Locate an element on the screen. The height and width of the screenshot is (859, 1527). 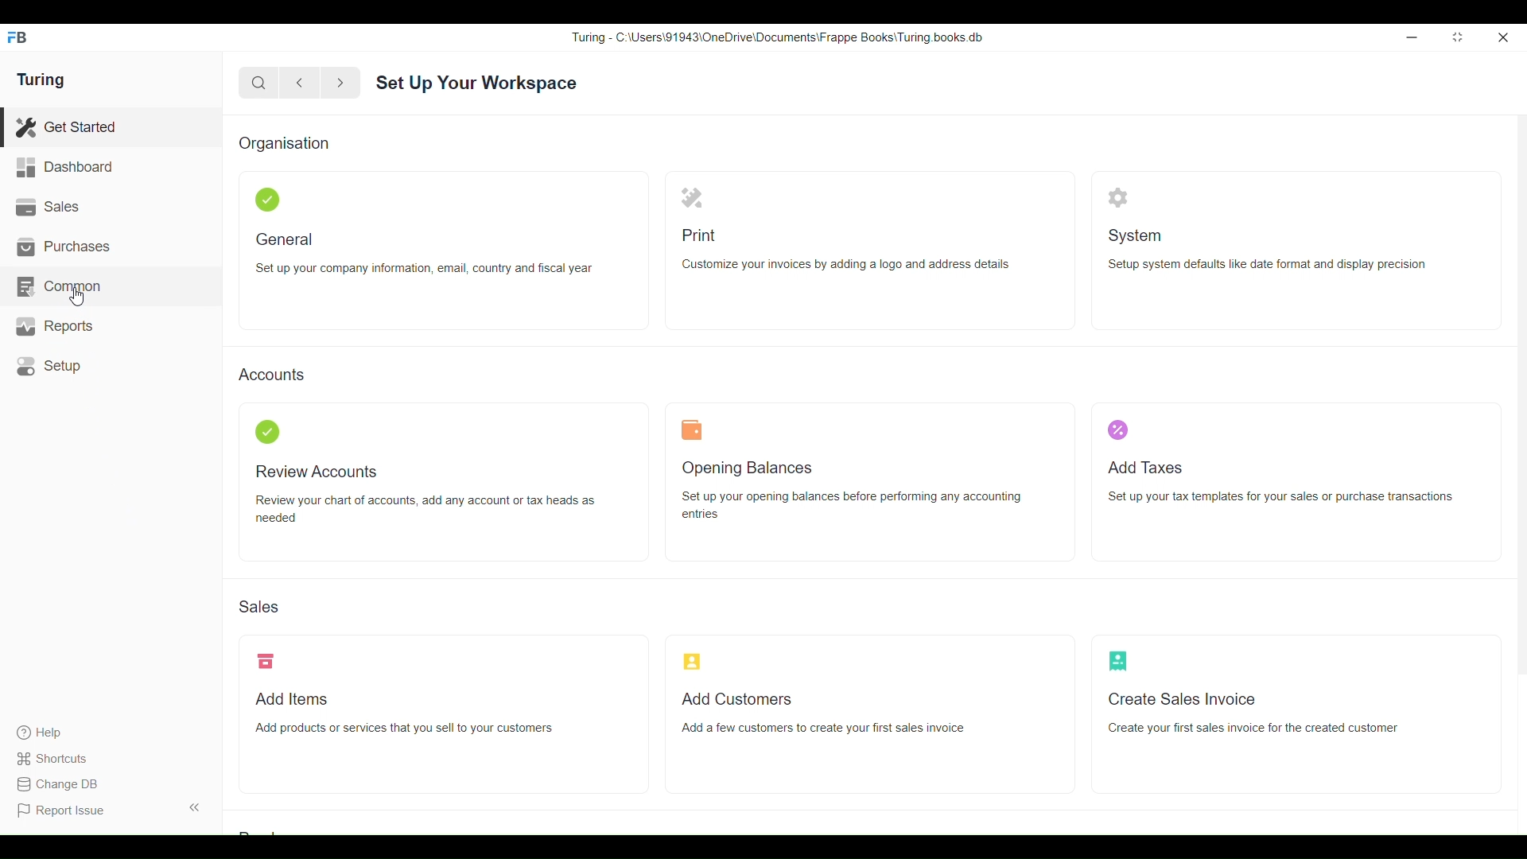
Minimize is located at coordinates (1412, 37).